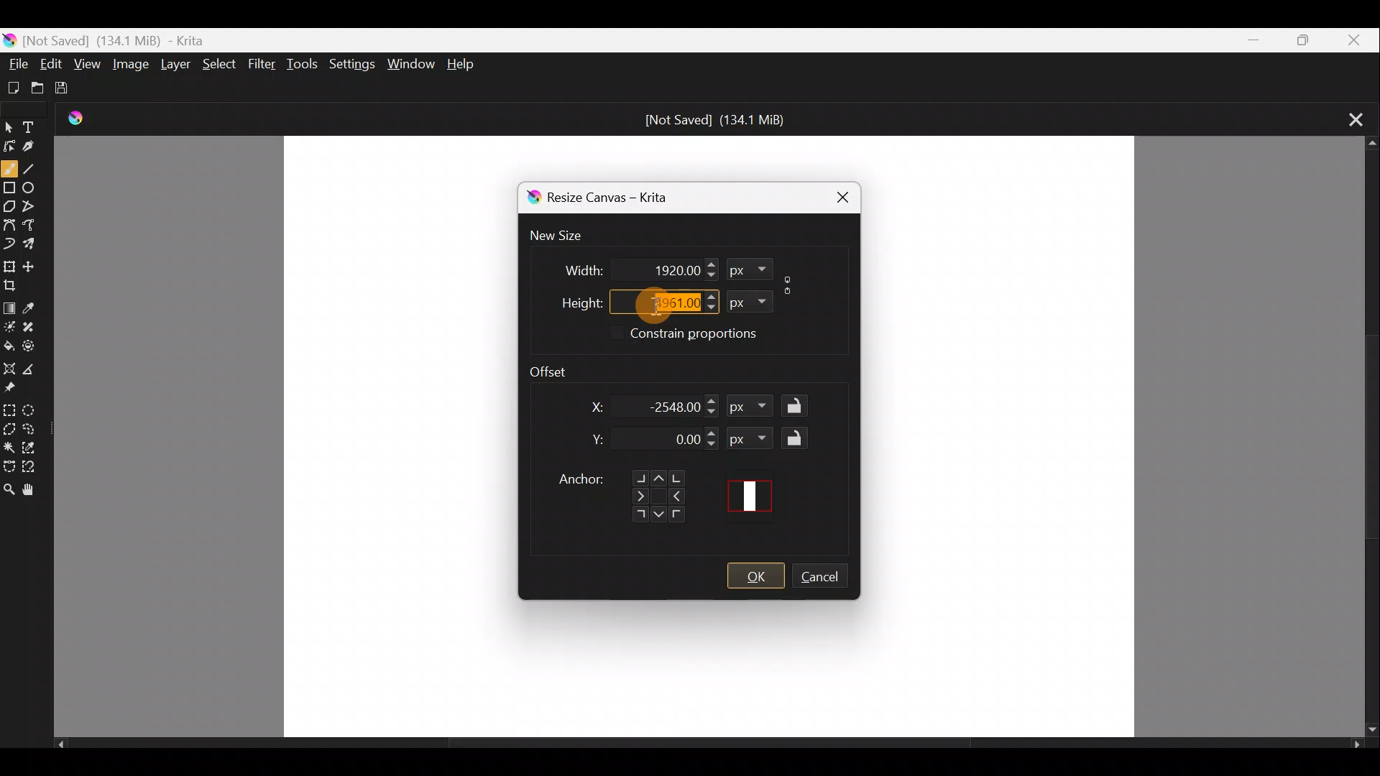 This screenshot has width=1380, height=776. Describe the element at coordinates (673, 406) in the screenshot. I see `-2548.00` at that location.